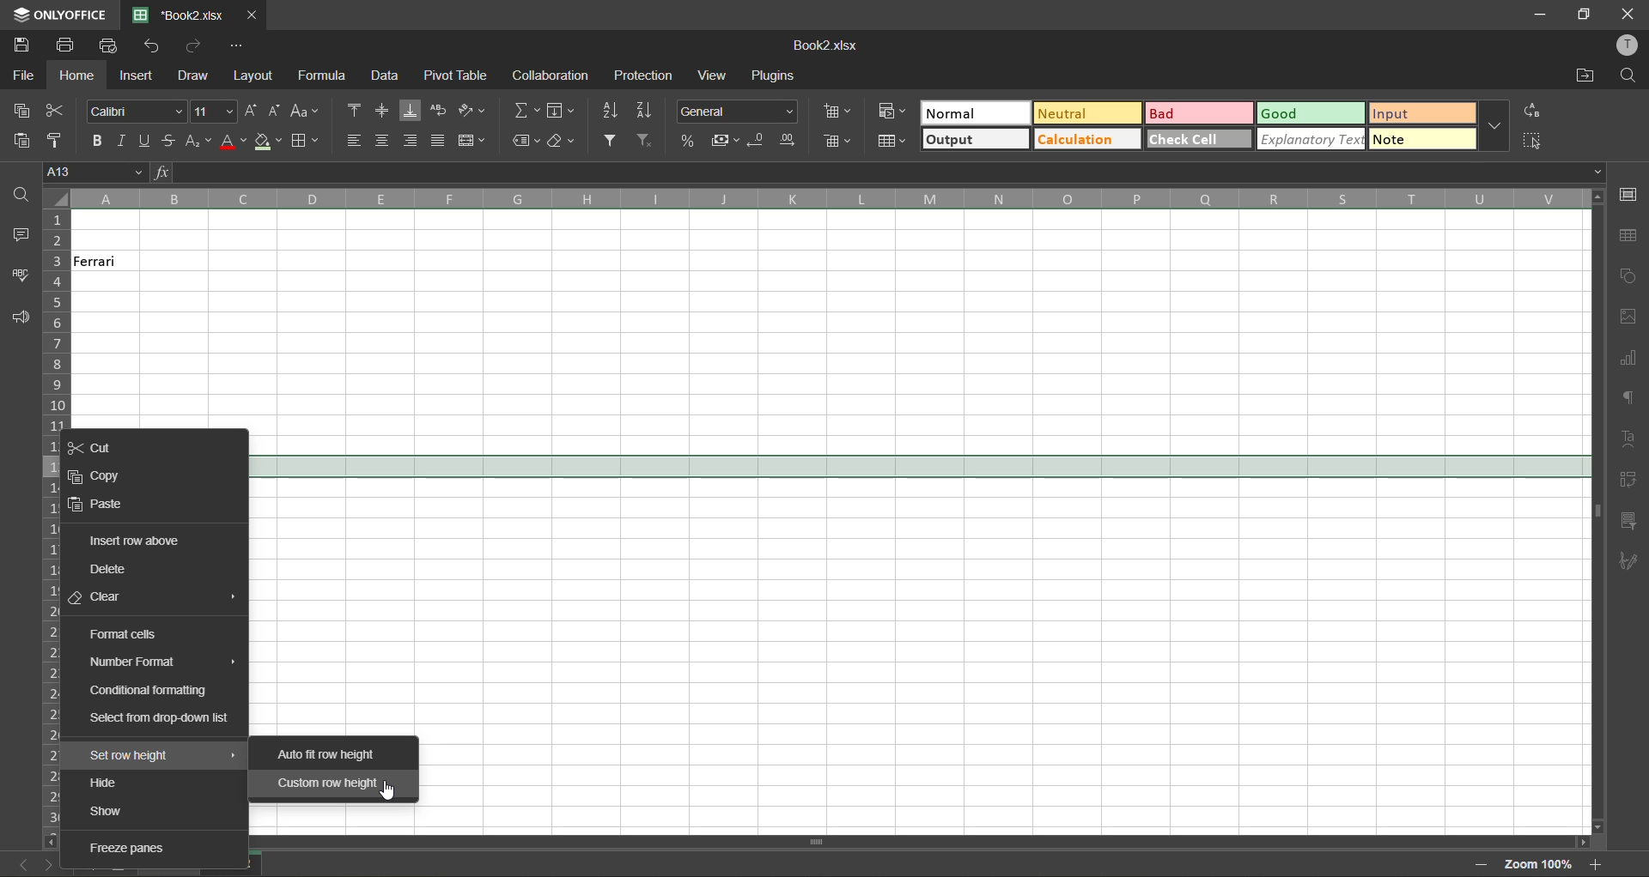 The image size is (1649, 877). I want to click on zoom factor, so click(1541, 864).